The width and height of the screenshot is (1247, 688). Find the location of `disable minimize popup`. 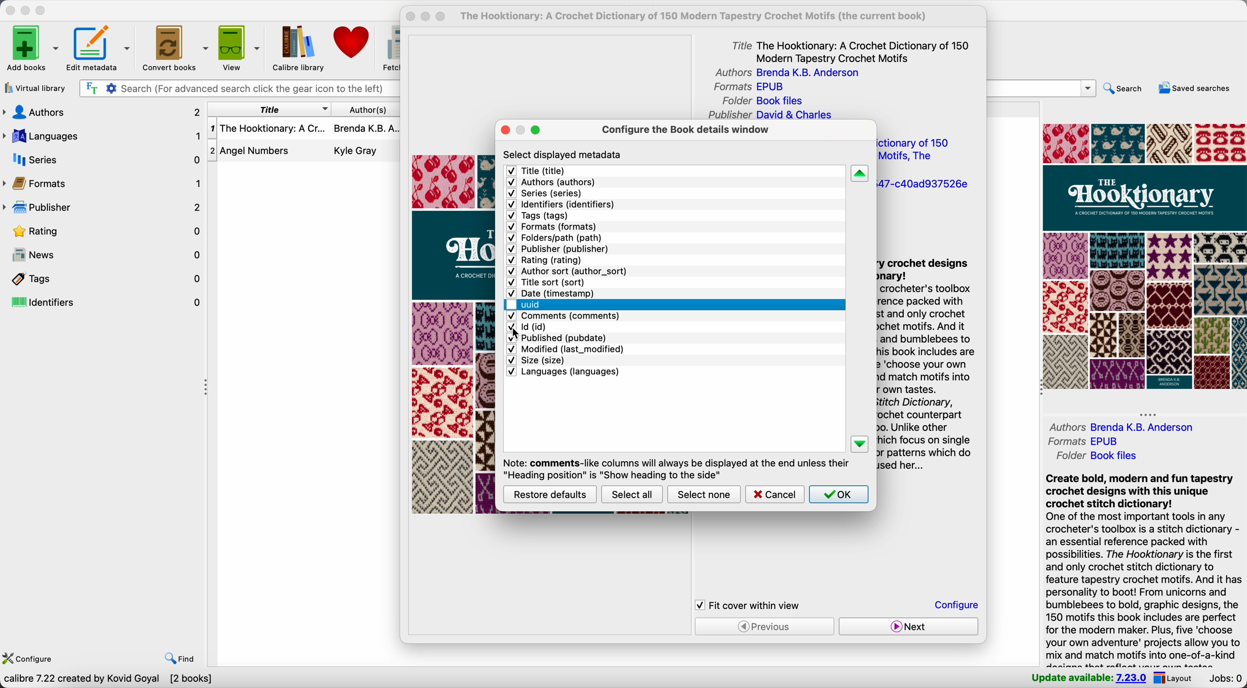

disable minimize popup is located at coordinates (428, 17).